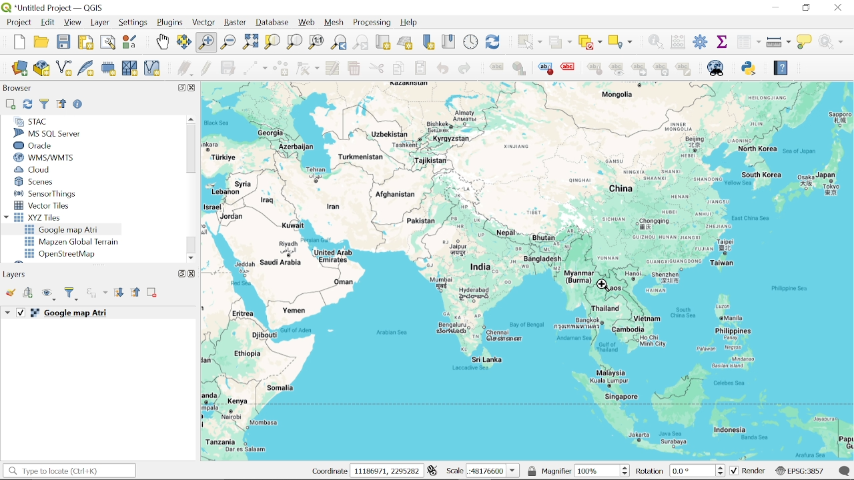  Describe the element at coordinates (405, 43) in the screenshot. I see `New 3d map view` at that location.